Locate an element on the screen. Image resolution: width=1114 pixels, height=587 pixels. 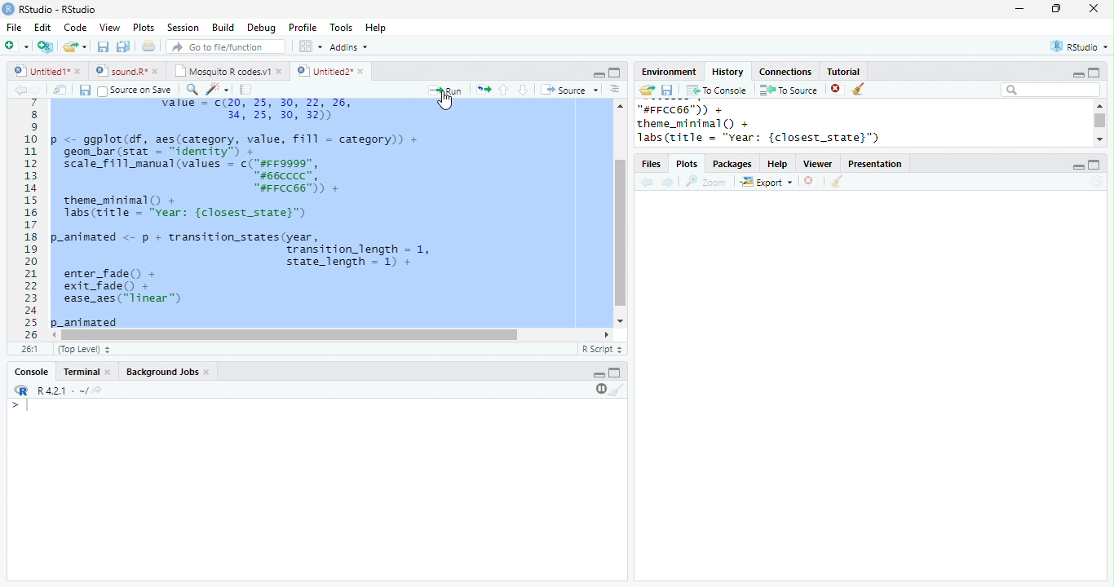
scroll bar is located at coordinates (1100, 120).